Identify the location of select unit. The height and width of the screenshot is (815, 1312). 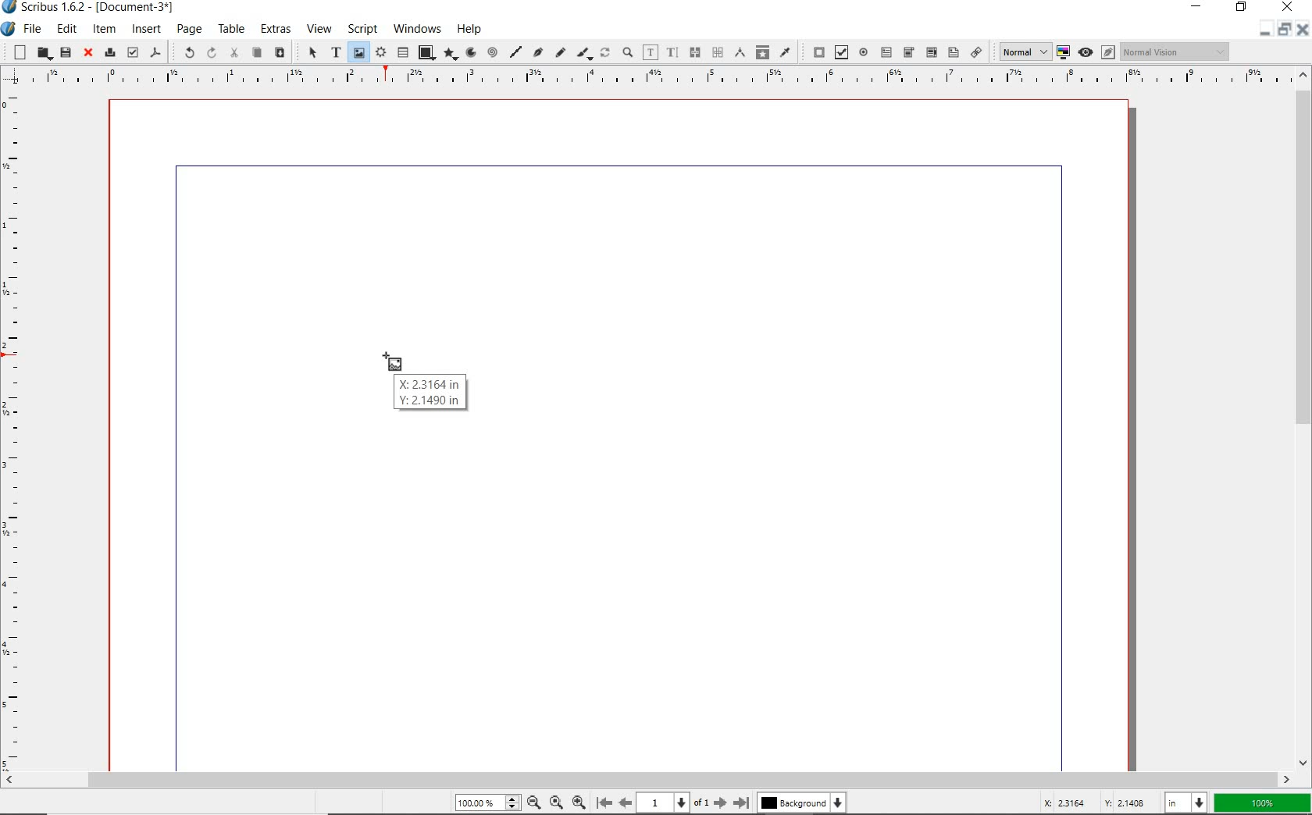
(1184, 803).